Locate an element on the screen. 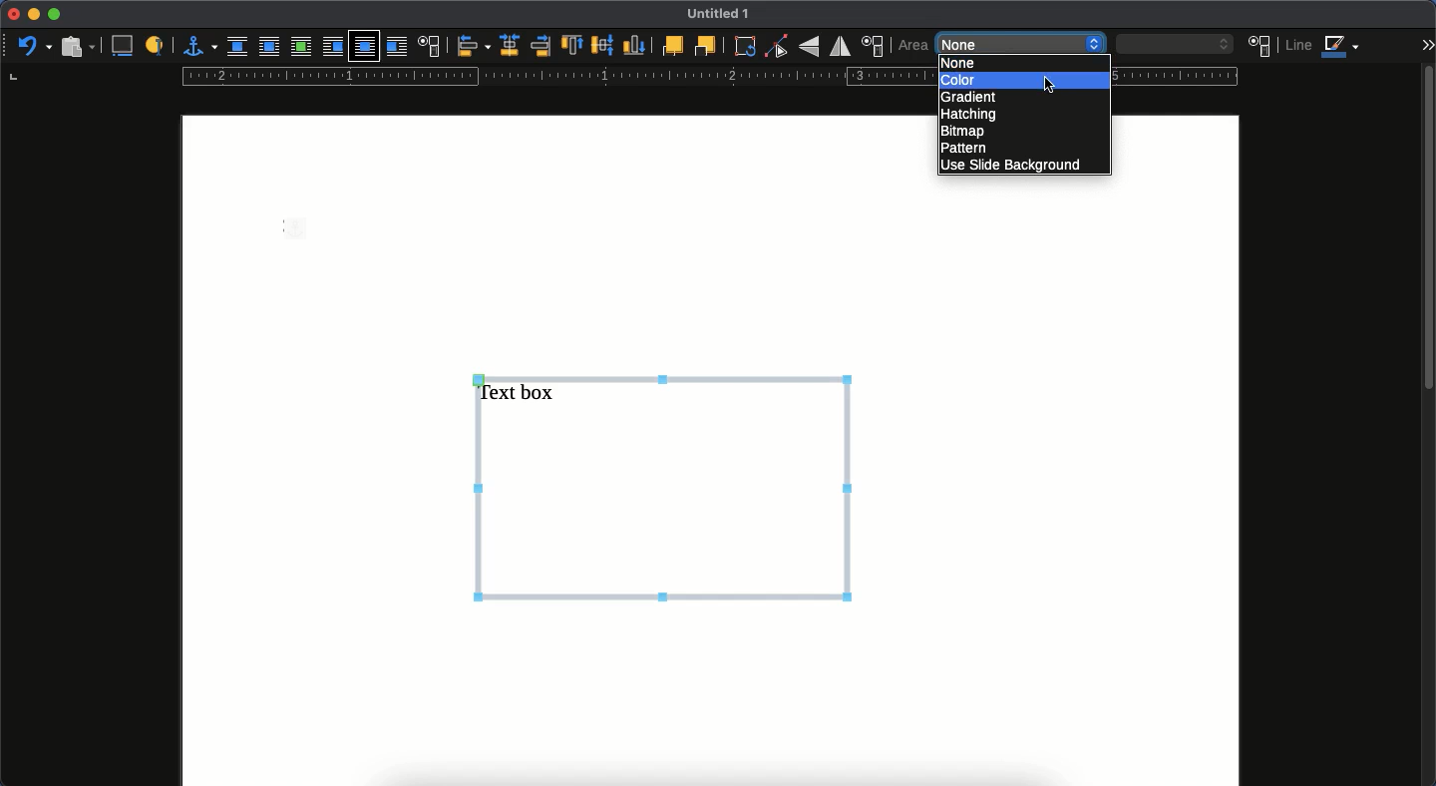 This screenshot has height=786, width=1436. bottom is located at coordinates (635, 46).